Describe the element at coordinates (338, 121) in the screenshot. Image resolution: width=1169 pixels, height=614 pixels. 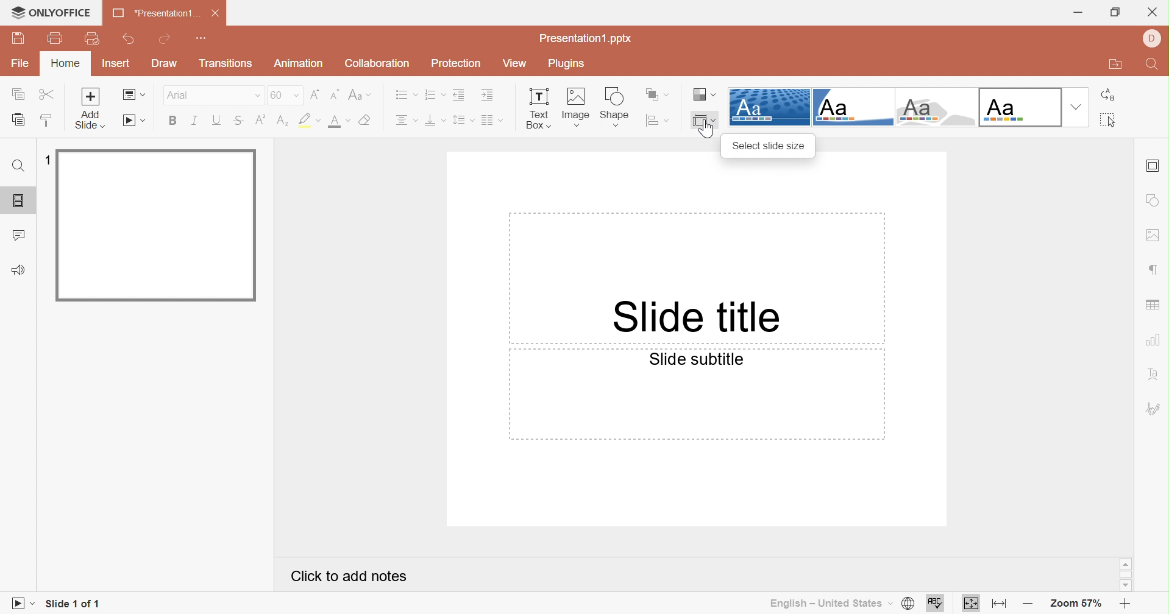
I see `Font color` at that location.